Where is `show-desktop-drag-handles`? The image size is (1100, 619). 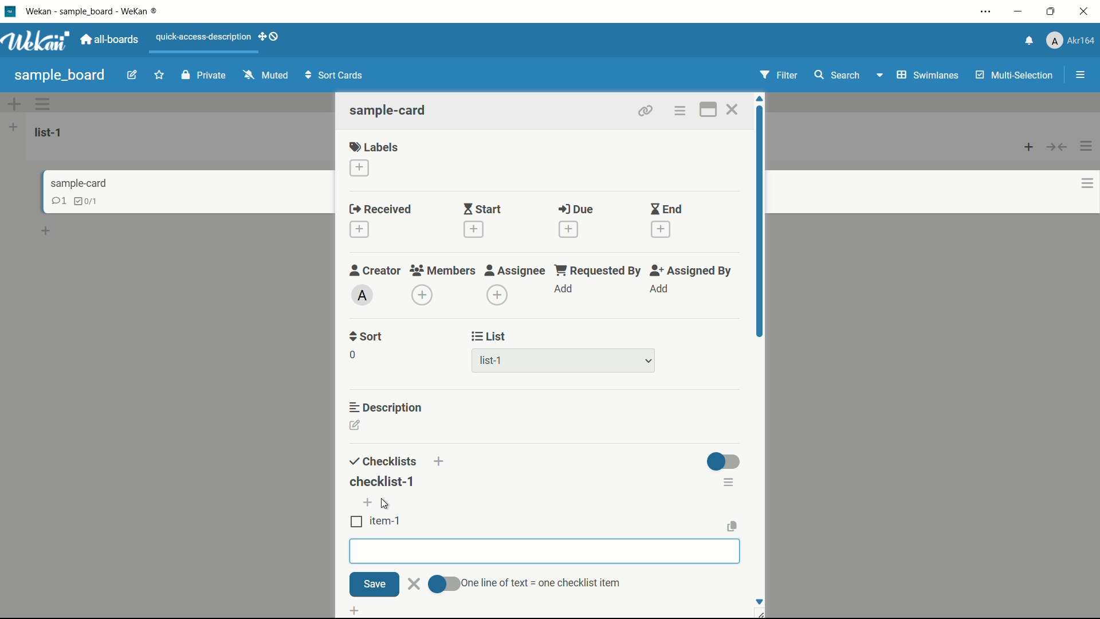 show-desktop-drag-handles is located at coordinates (274, 38).